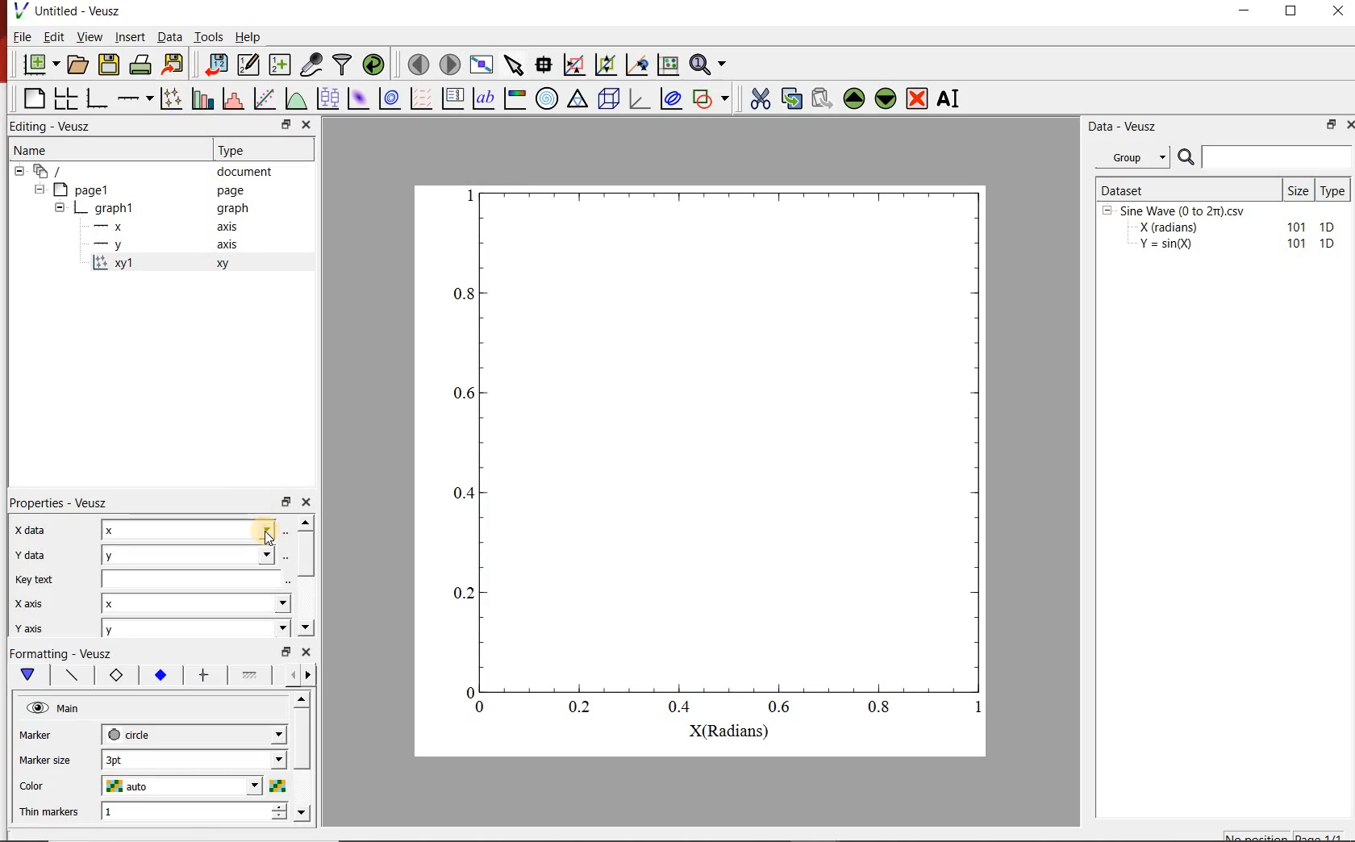 This screenshot has height=842, width=1355. I want to click on Min/Max, so click(284, 125).